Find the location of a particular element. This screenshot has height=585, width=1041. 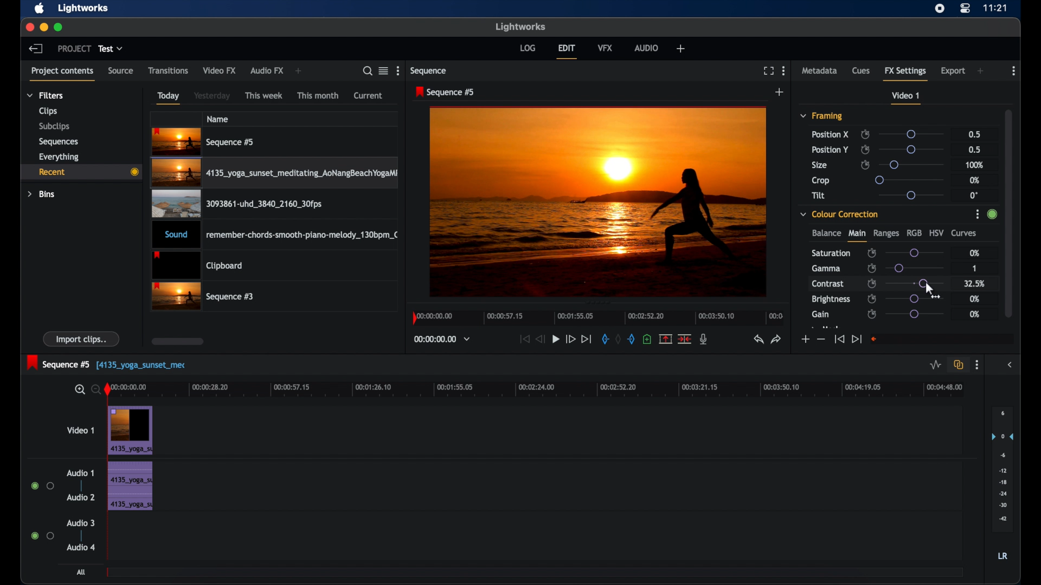

0.5 is located at coordinates (975, 134).